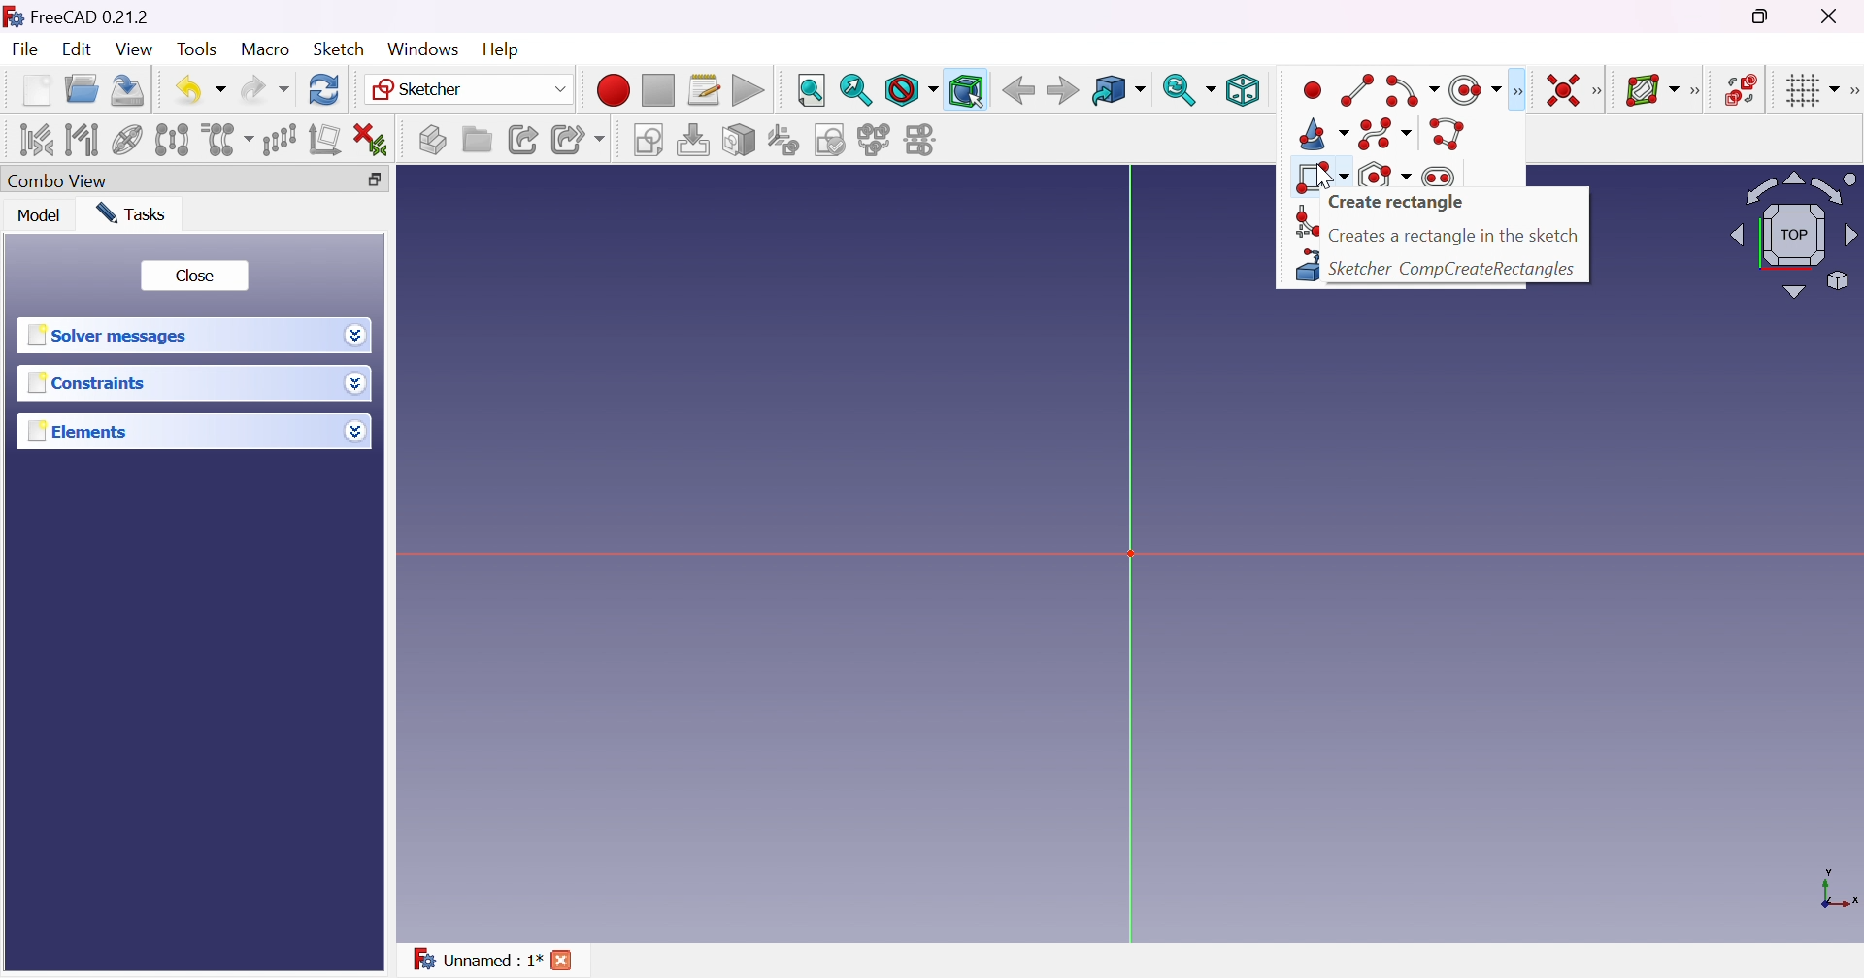  Describe the element at coordinates (829, 141) in the screenshot. I see `Validate sketch...` at that location.